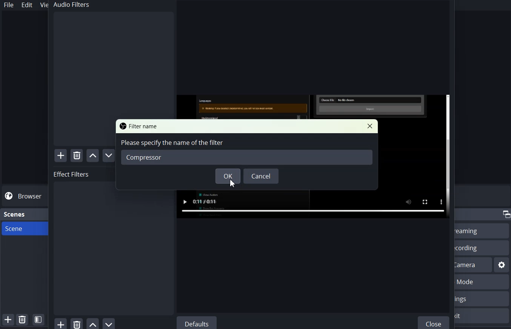  I want to click on File Preview, so click(314, 204).